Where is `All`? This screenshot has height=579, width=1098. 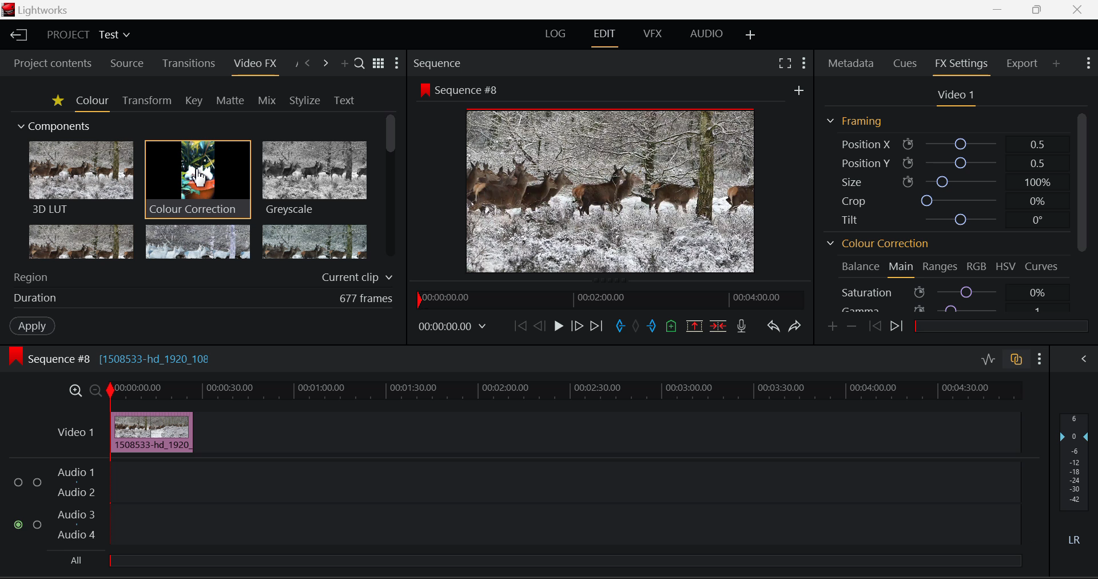
All is located at coordinates (540, 564).